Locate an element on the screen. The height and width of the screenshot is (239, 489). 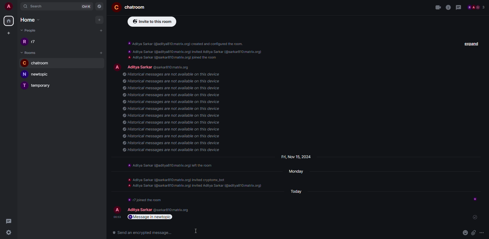
profile is located at coordinates (117, 210).